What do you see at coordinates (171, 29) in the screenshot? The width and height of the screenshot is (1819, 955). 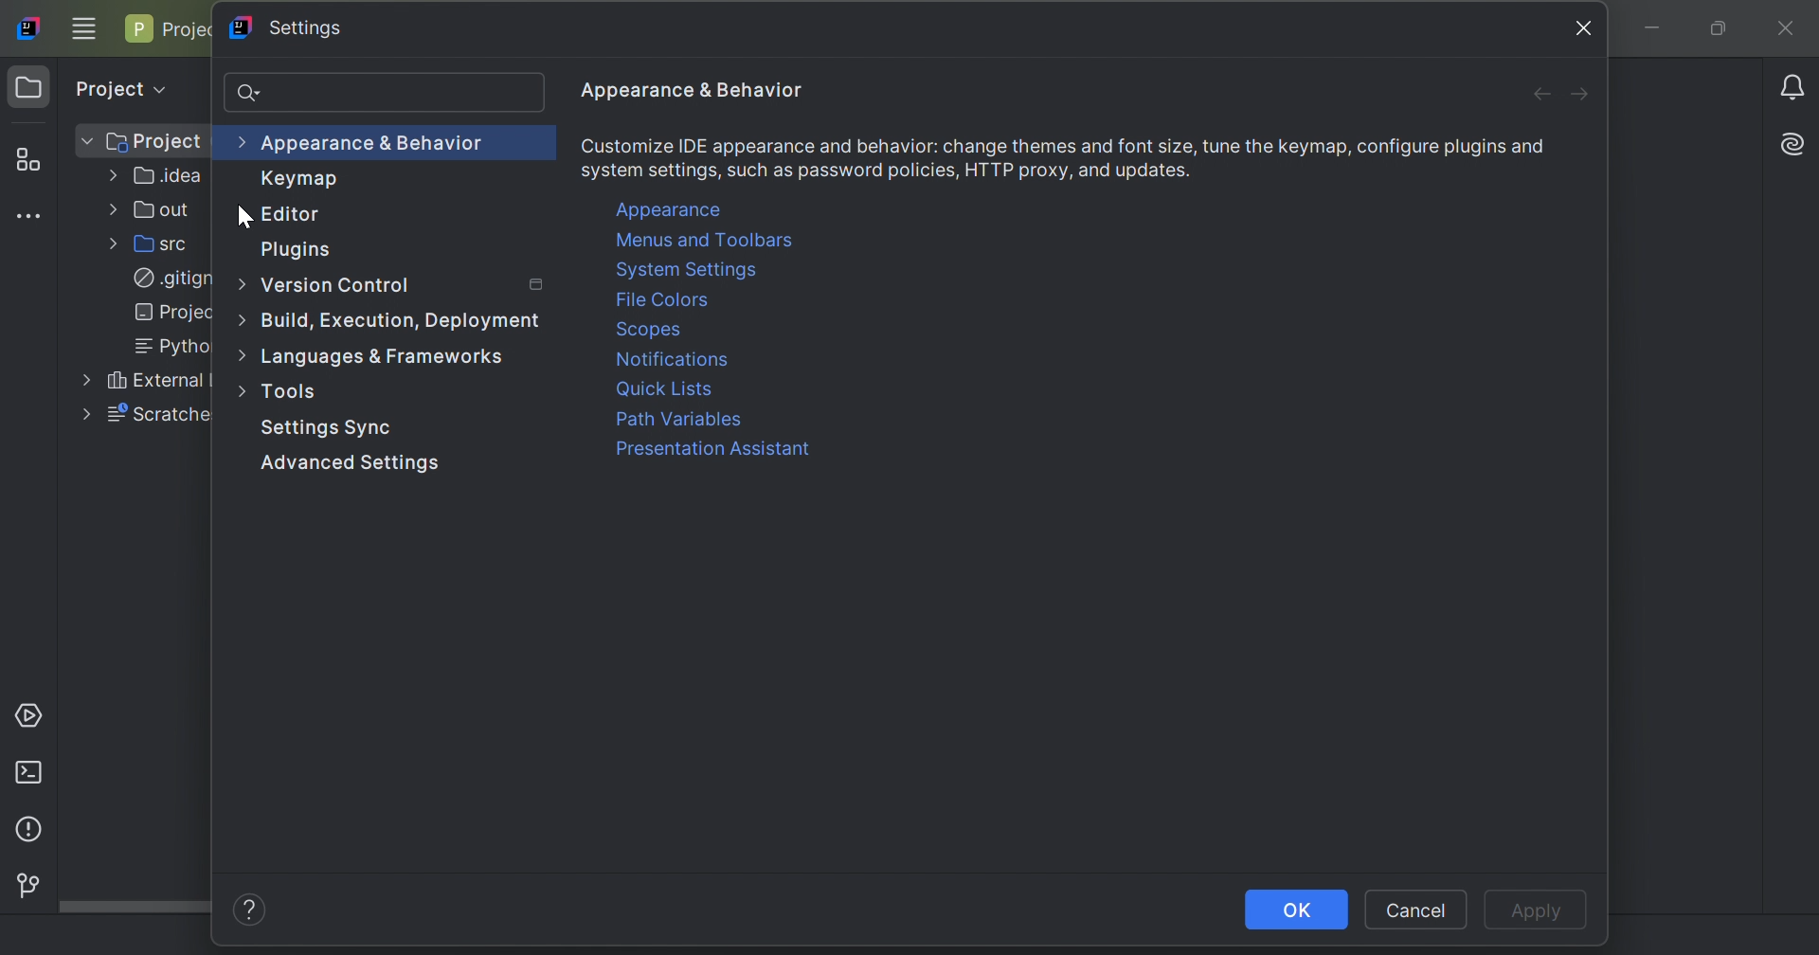 I see `Project` at bounding box center [171, 29].